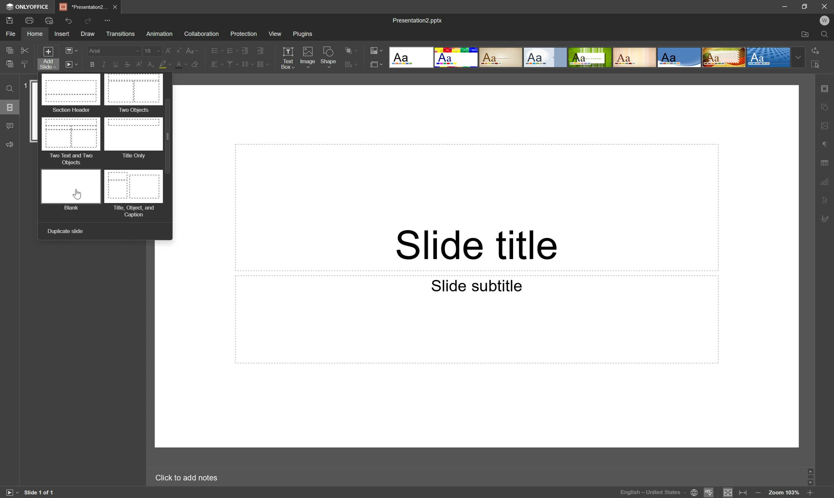  I want to click on Scroll Bar, so click(812, 475).